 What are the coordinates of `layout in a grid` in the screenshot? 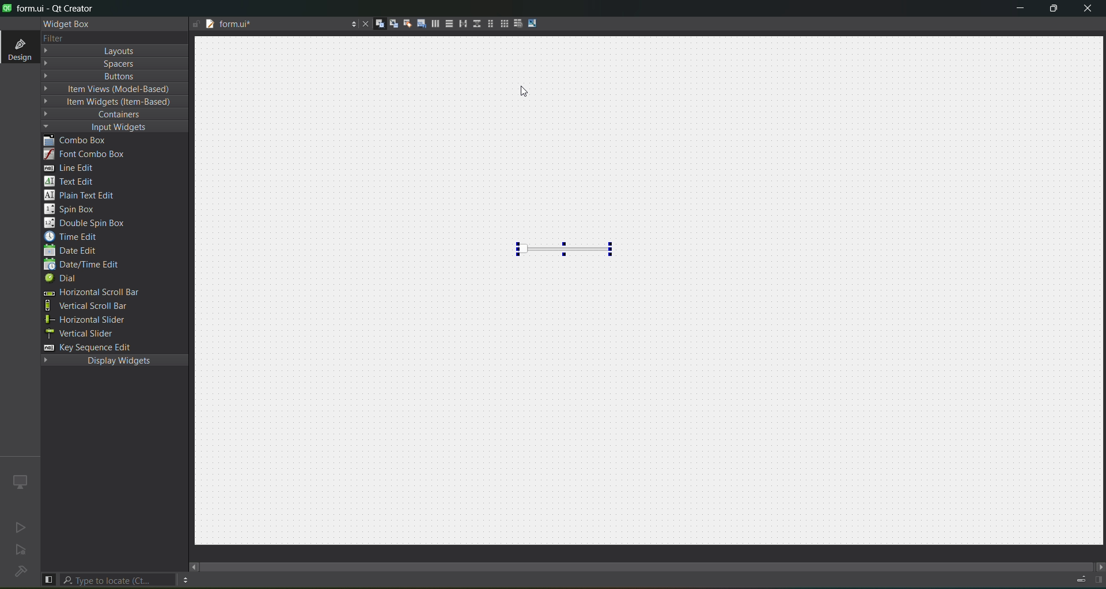 It's located at (505, 23).